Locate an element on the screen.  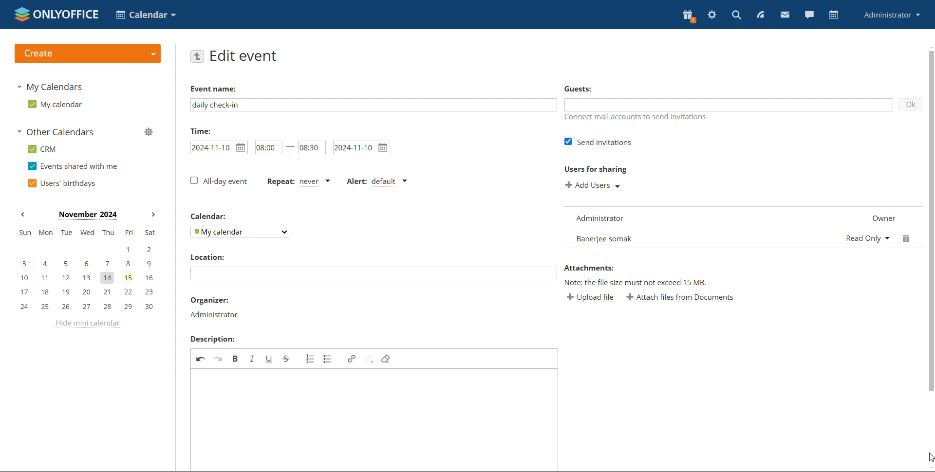
one person added is located at coordinates (698, 239).